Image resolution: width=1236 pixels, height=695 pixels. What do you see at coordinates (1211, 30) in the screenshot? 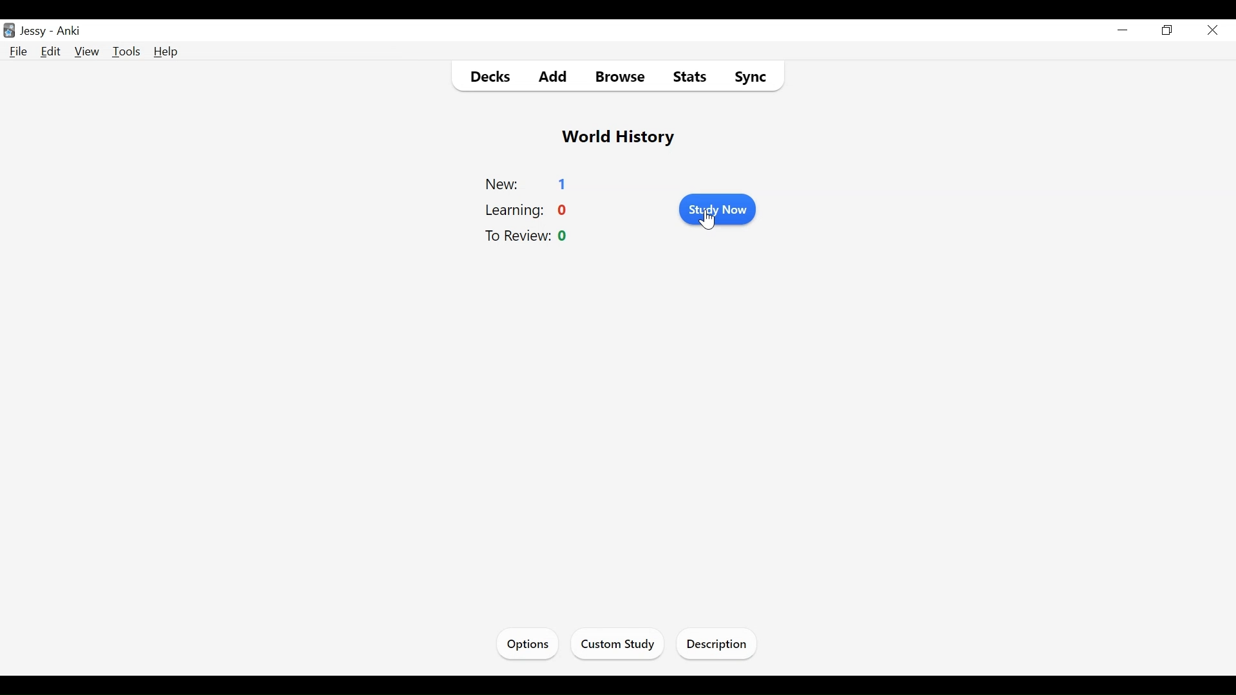
I see `Close` at bounding box center [1211, 30].